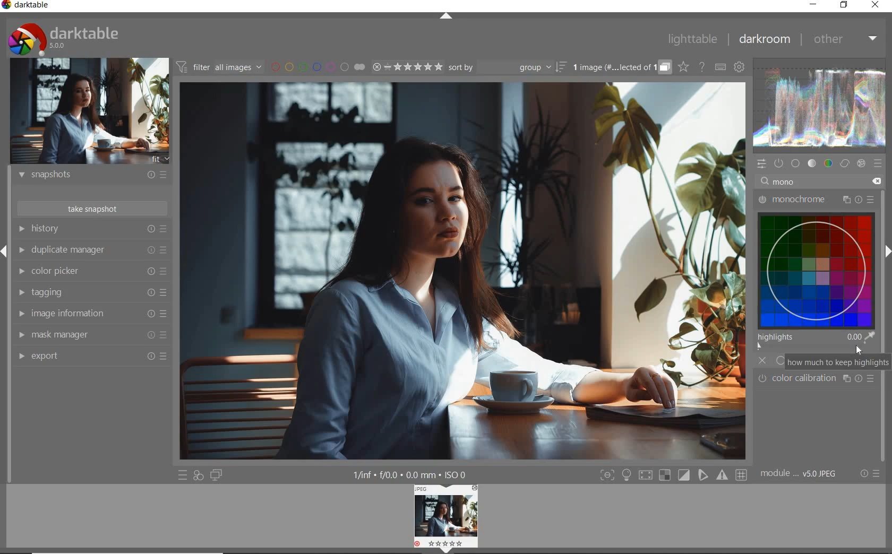 Image resolution: width=892 pixels, height=554 pixels. I want to click on take snapshot, so click(91, 208).